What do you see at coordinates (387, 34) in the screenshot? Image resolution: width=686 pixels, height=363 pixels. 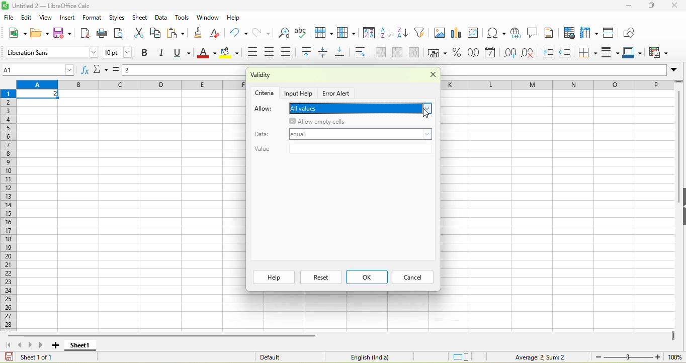 I see `sort ascending` at bounding box center [387, 34].